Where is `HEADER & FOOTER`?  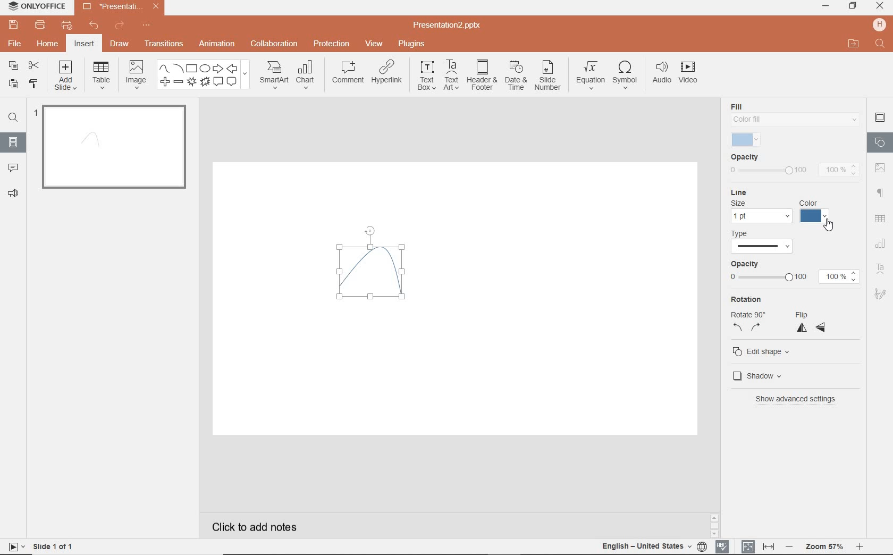
HEADER & FOOTER is located at coordinates (481, 75).